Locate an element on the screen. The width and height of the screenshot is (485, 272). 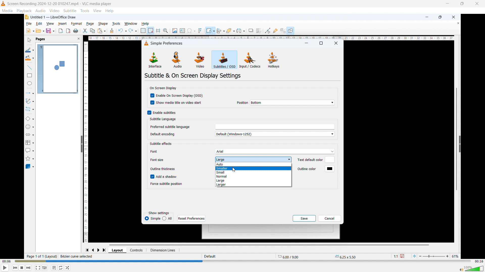
Tools  is located at coordinates (85, 11).